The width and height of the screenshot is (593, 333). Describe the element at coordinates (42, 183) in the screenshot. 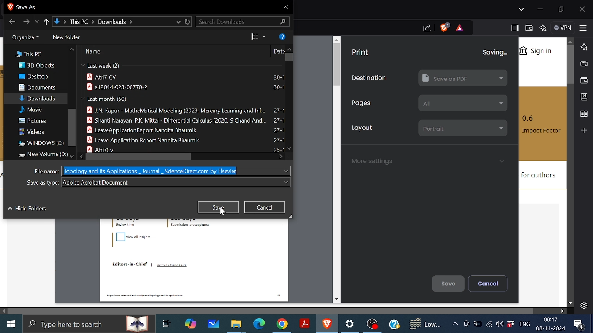

I see `Save as type` at that location.